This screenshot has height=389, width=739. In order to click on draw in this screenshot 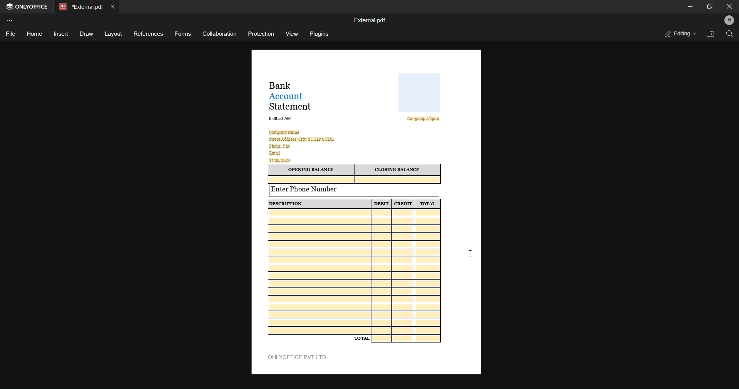, I will do `click(86, 35)`.